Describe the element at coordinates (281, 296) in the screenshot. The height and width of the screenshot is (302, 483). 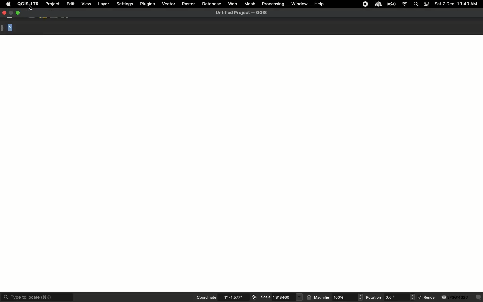
I see `Scale` at that location.